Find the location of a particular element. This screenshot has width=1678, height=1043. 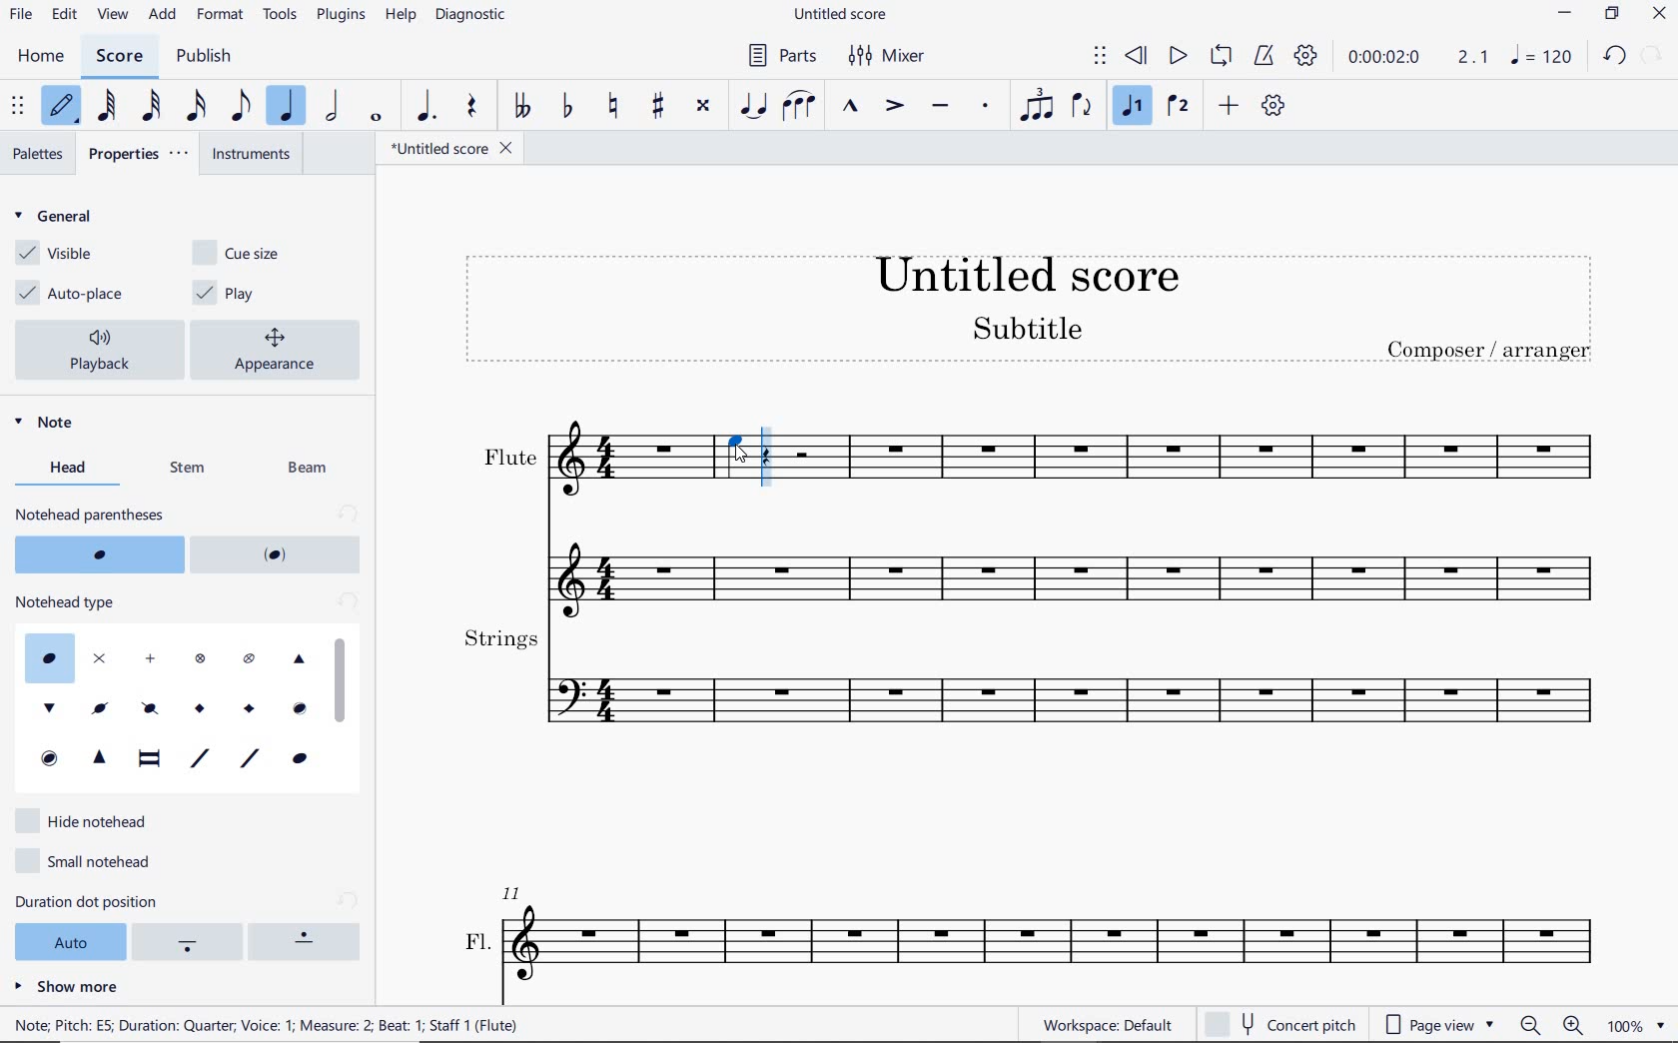

SLUR is located at coordinates (797, 105).